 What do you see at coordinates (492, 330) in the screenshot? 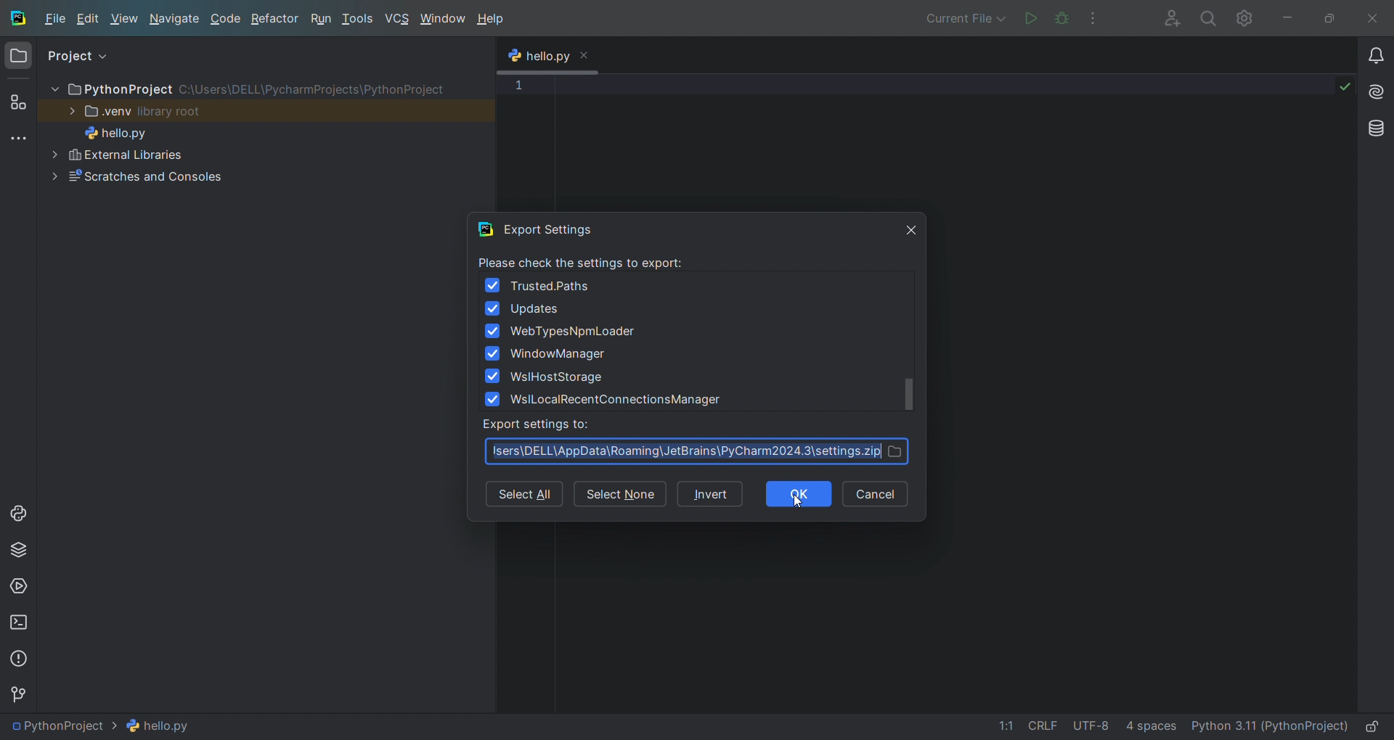
I see `Checked box` at bounding box center [492, 330].